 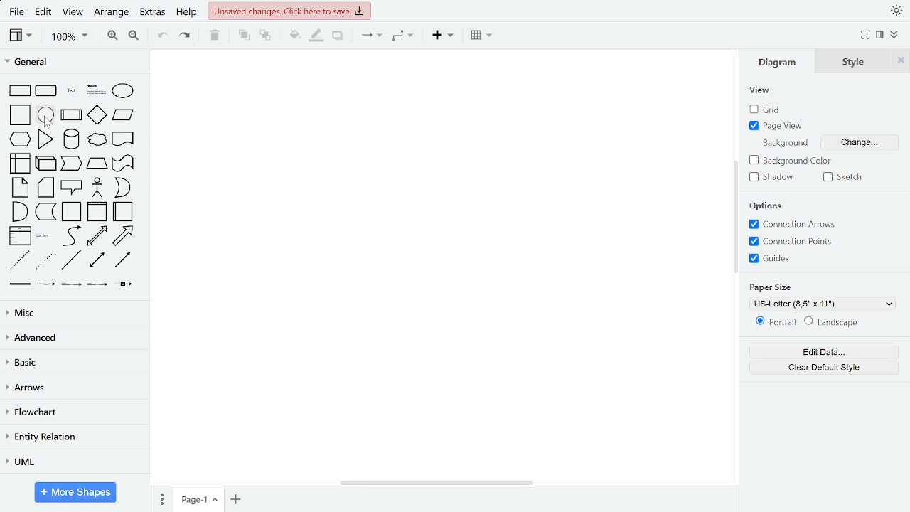 What do you see at coordinates (783, 62) in the screenshot?
I see `diagram` at bounding box center [783, 62].